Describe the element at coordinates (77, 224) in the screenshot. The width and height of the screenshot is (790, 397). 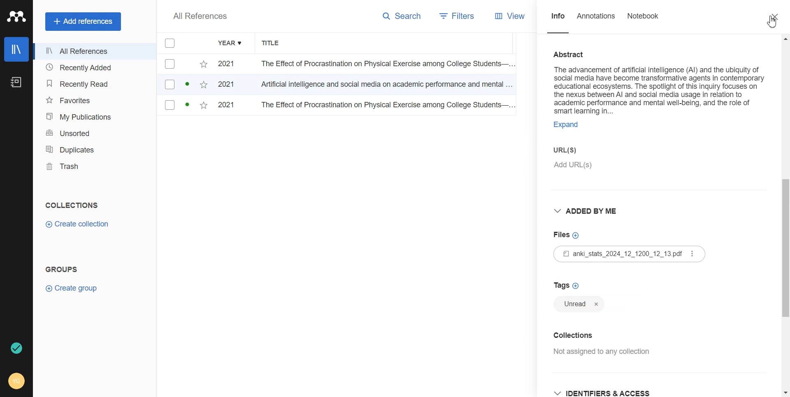
I see `Create collection` at that location.